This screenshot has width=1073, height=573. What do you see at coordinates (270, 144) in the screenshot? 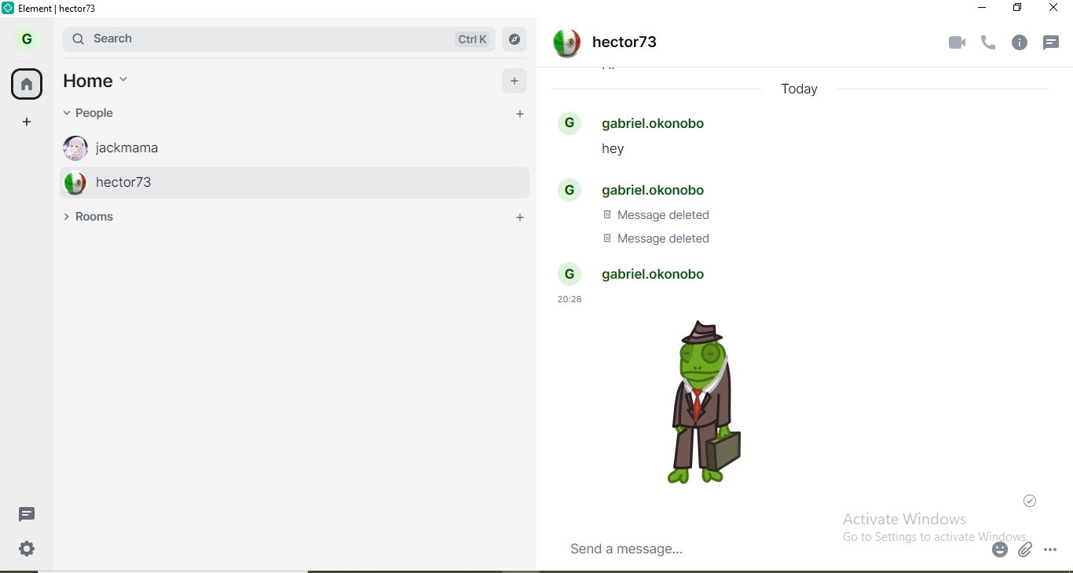
I see `jackmama` at bounding box center [270, 144].